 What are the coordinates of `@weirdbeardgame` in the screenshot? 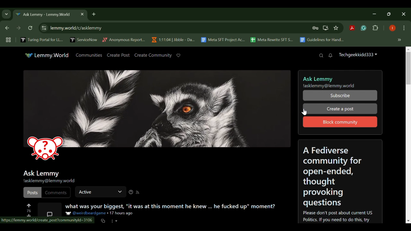 It's located at (86, 213).